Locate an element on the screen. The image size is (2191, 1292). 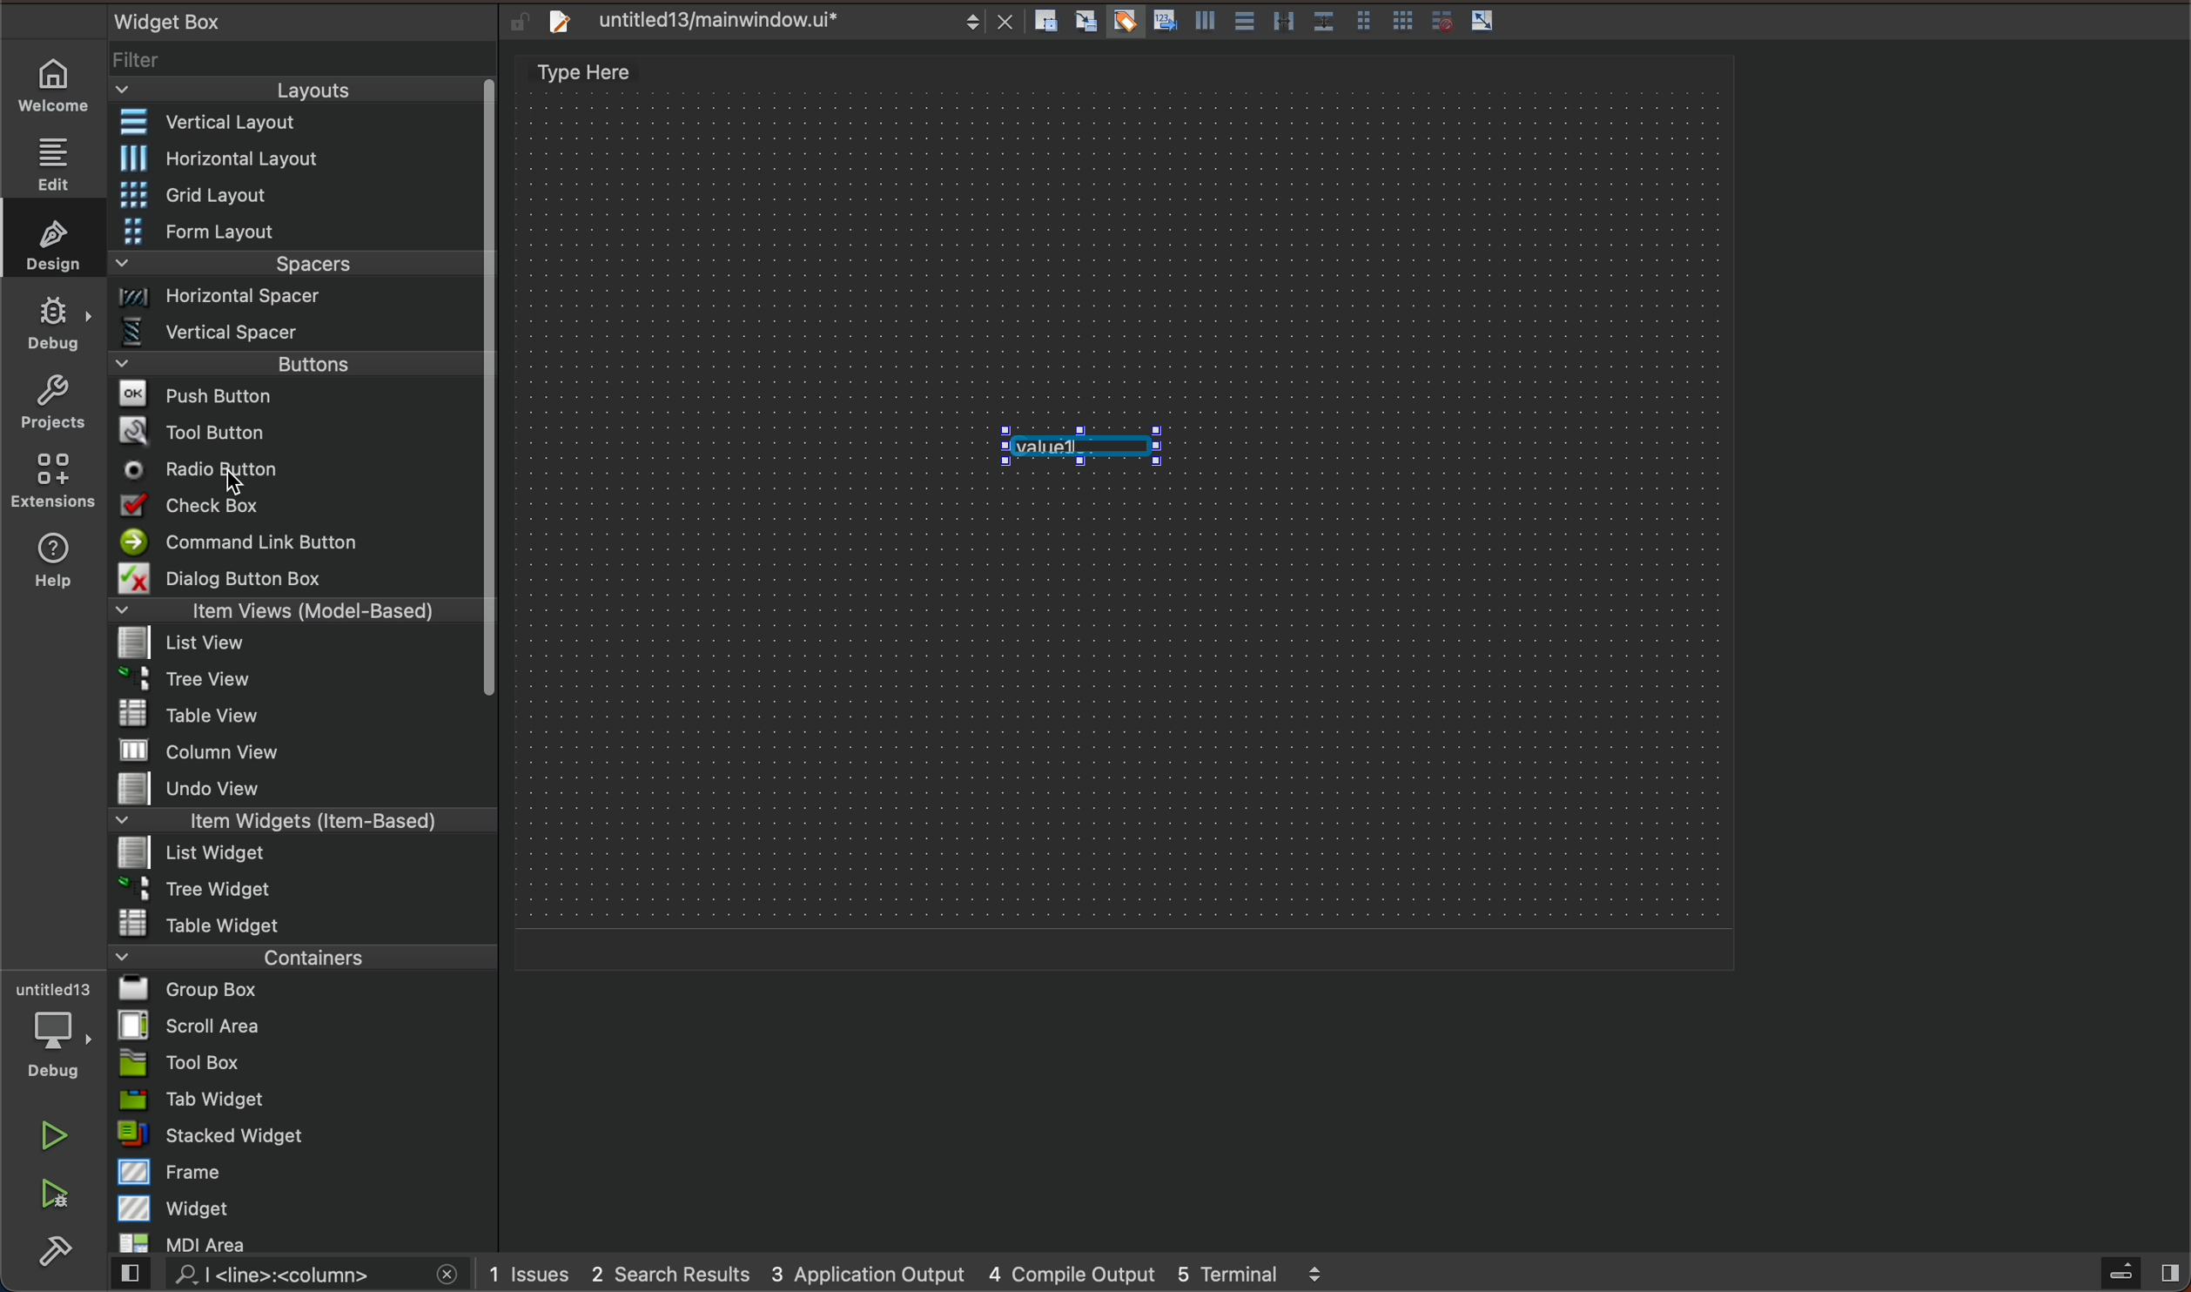
debug is located at coordinates (64, 1032).